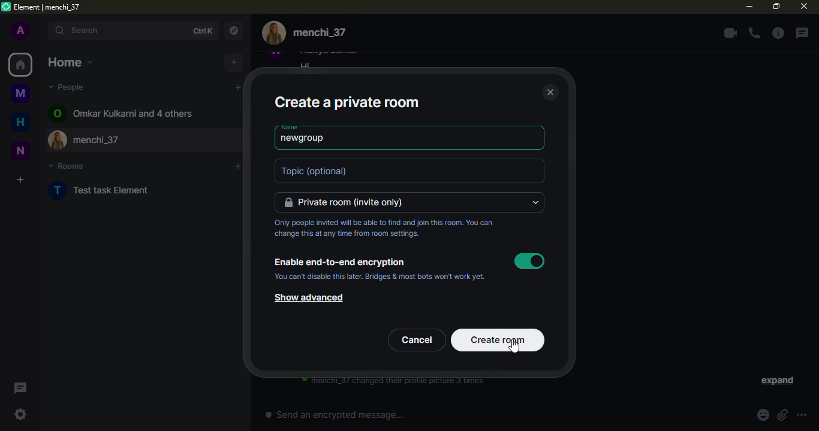 Image resolution: width=819 pixels, height=431 pixels. Describe the element at coordinates (417, 340) in the screenshot. I see `cancel` at that location.